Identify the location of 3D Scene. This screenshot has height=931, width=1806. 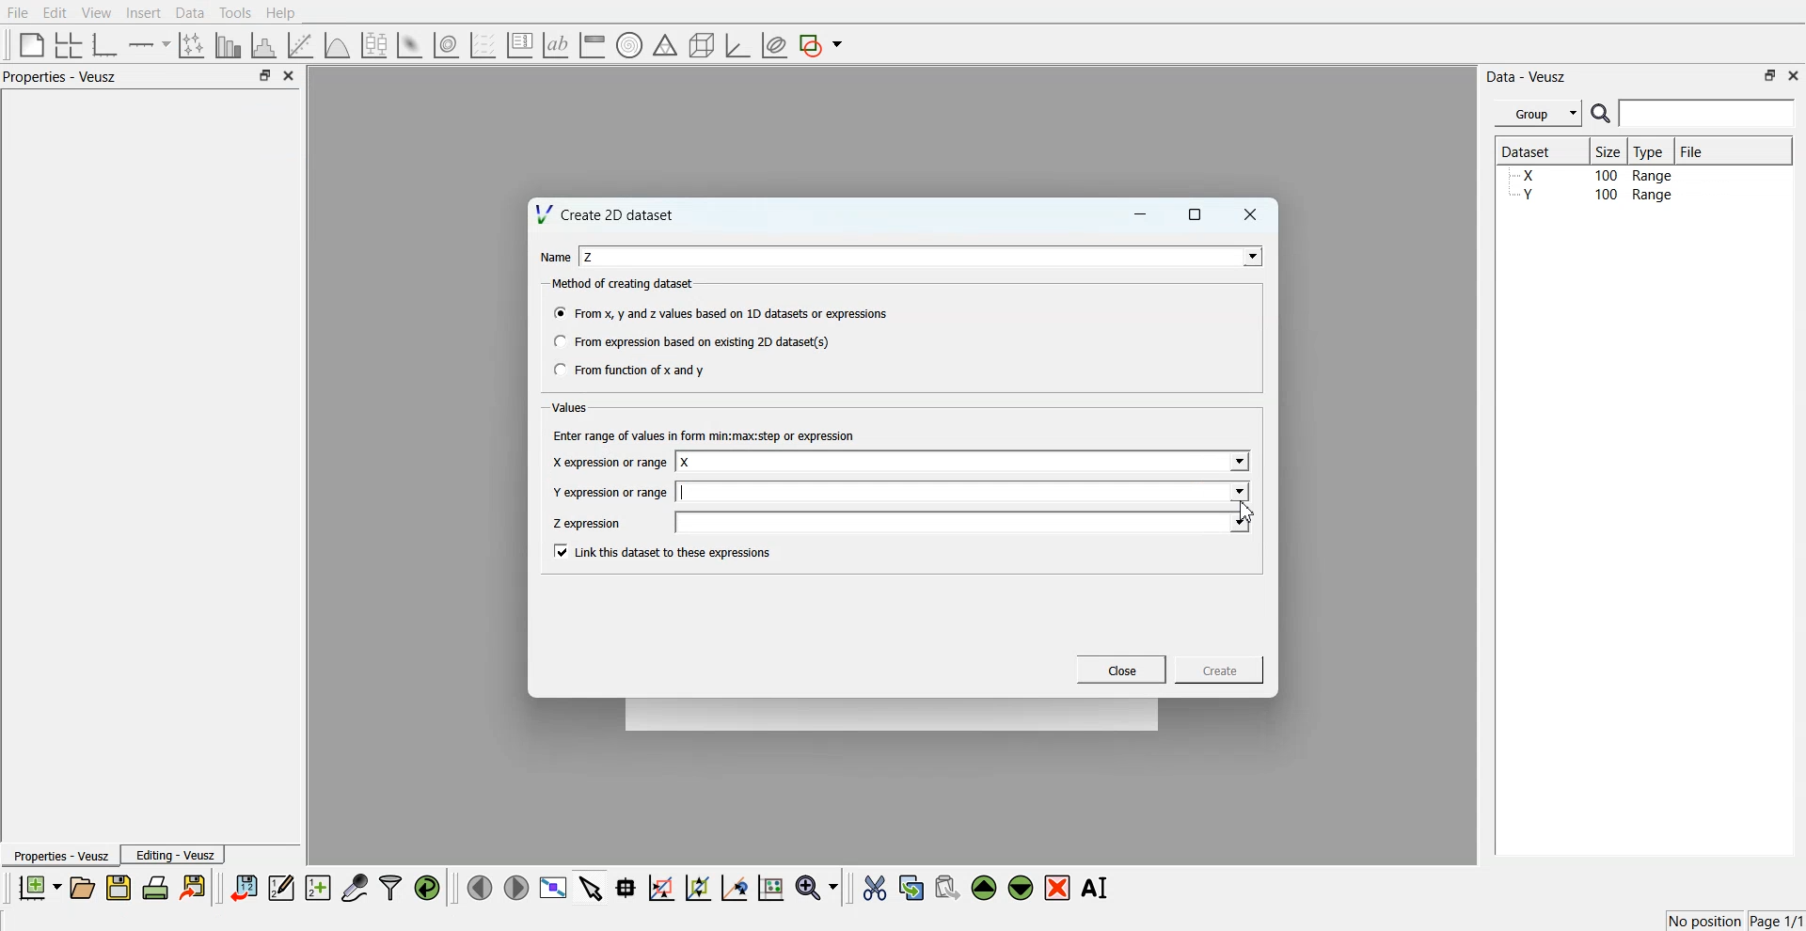
(703, 46).